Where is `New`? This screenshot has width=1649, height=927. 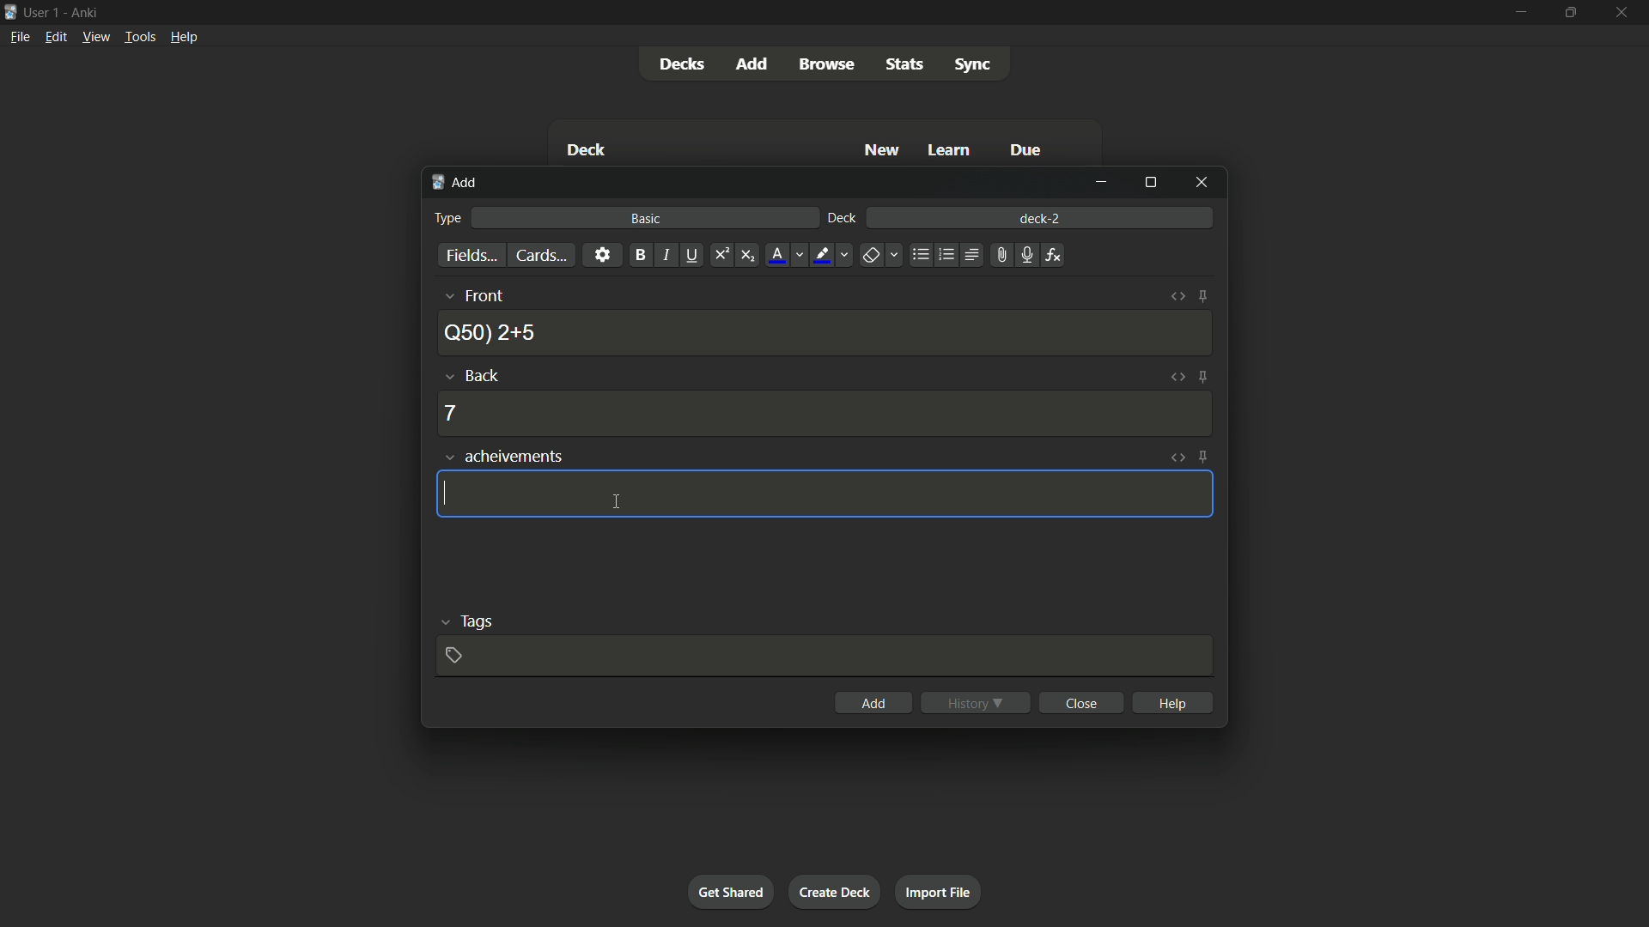
New is located at coordinates (880, 150).